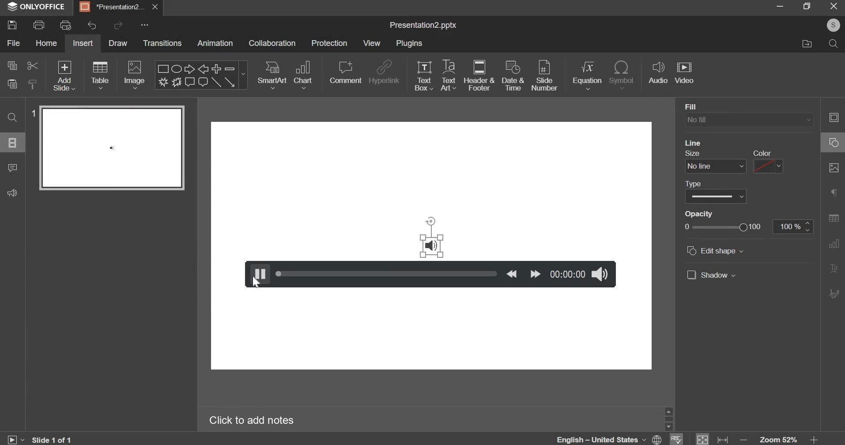 The image size is (845, 445). I want to click on table settings, so click(834, 218).